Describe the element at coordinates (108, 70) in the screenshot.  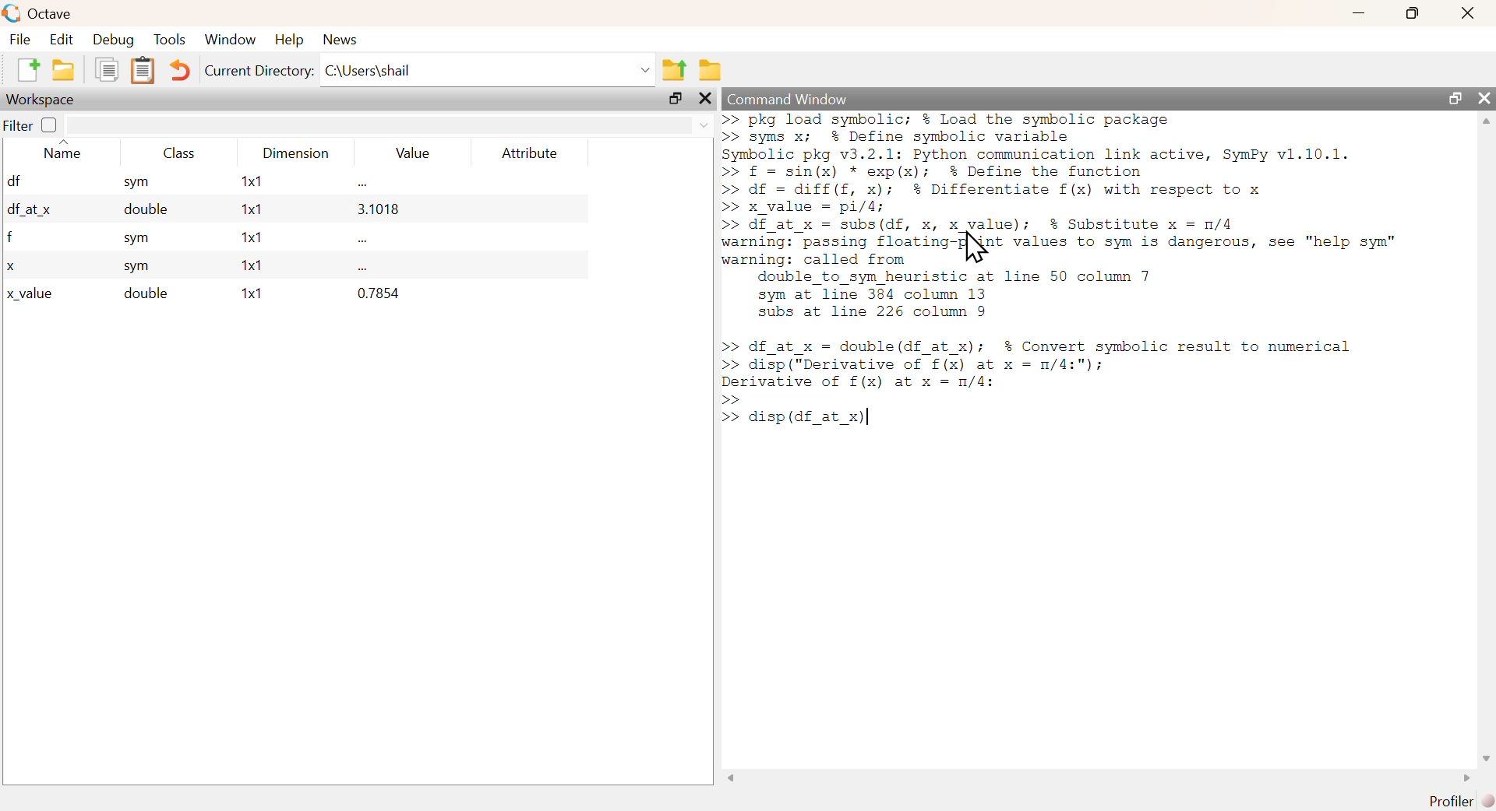
I see `Copy` at that location.